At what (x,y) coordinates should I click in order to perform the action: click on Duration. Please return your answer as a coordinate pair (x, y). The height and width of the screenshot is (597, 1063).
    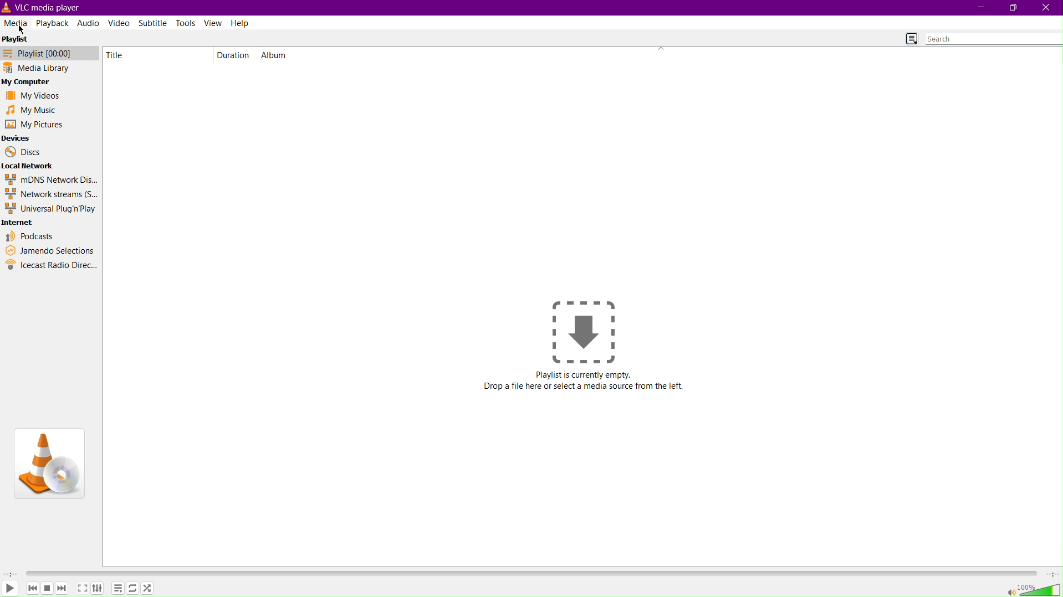
    Looking at the image, I should click on (235, 54).